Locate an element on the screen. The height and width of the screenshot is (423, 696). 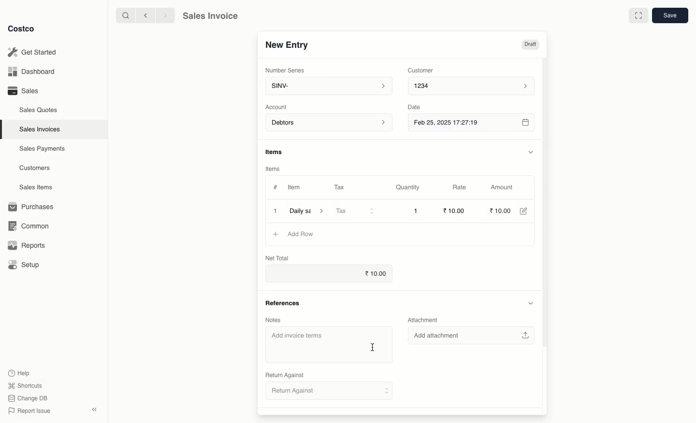
Full width toggle is located at coordinates (638, 15).